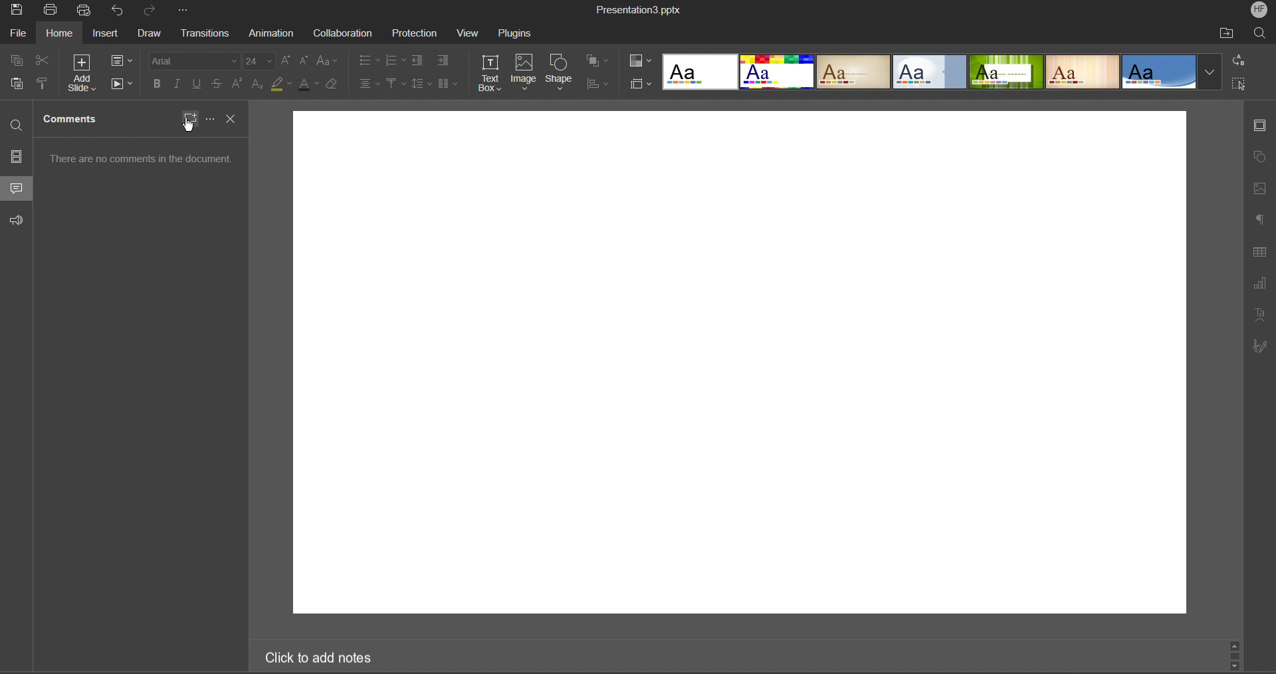 Image resolution: width=1276 pixels, height=674 pixels. Describe the element at coordinates (942, 73) in the screenshot. I see `Slide Templates` at that location.